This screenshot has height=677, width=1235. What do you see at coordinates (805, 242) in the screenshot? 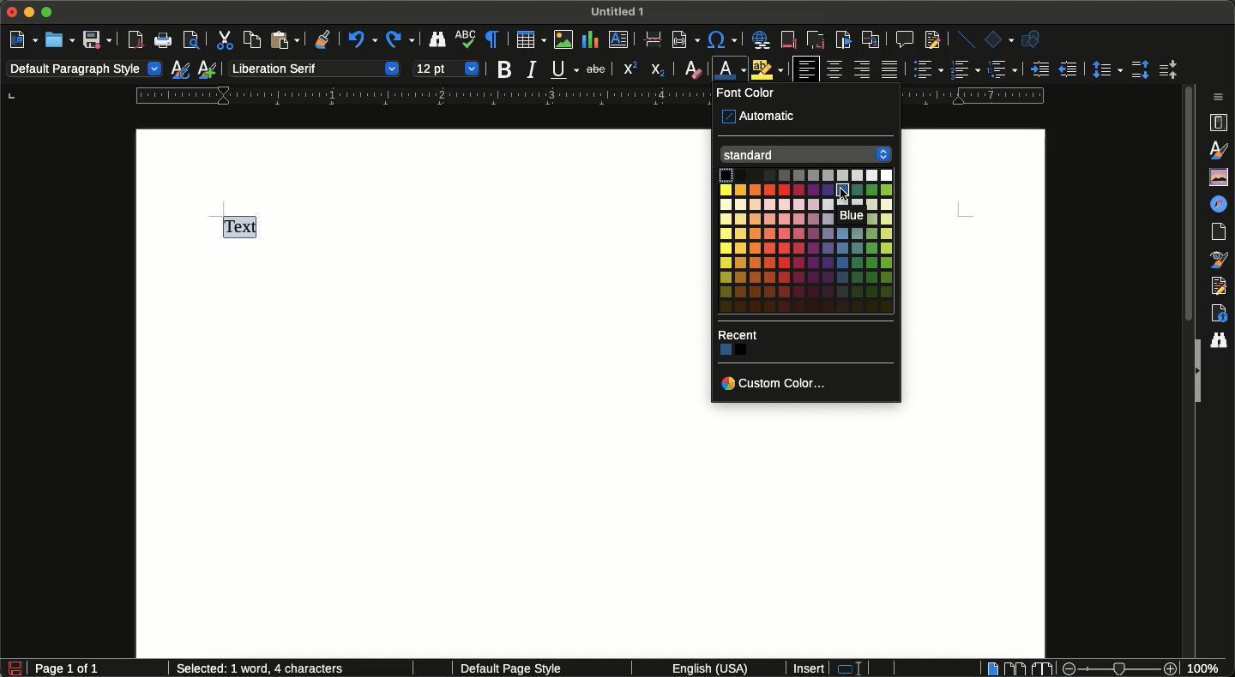
I see `Color's` at bounding box center [805, 242].